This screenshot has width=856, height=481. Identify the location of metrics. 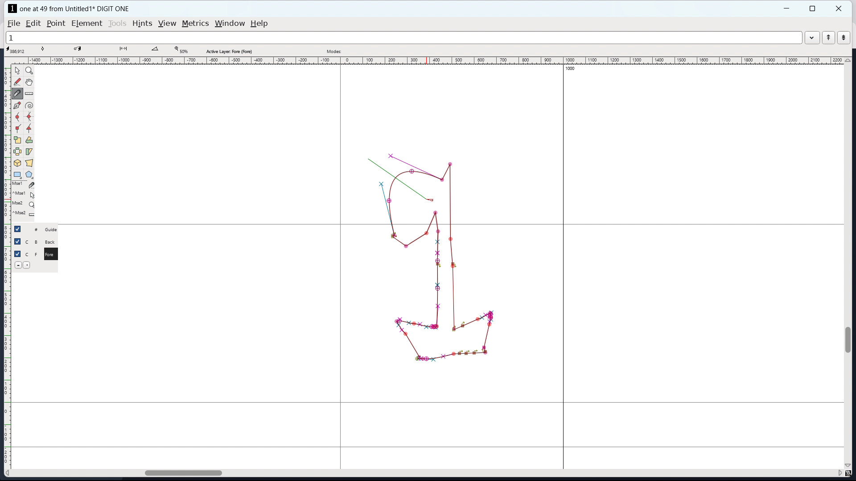
(195, 24).